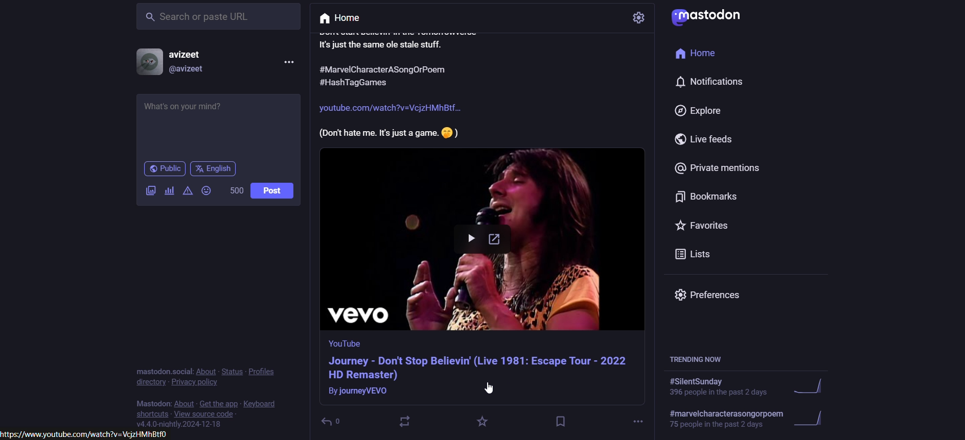 This screenshot has width=965, height=440. I want to click on post thumbnail, so click(484, 241).